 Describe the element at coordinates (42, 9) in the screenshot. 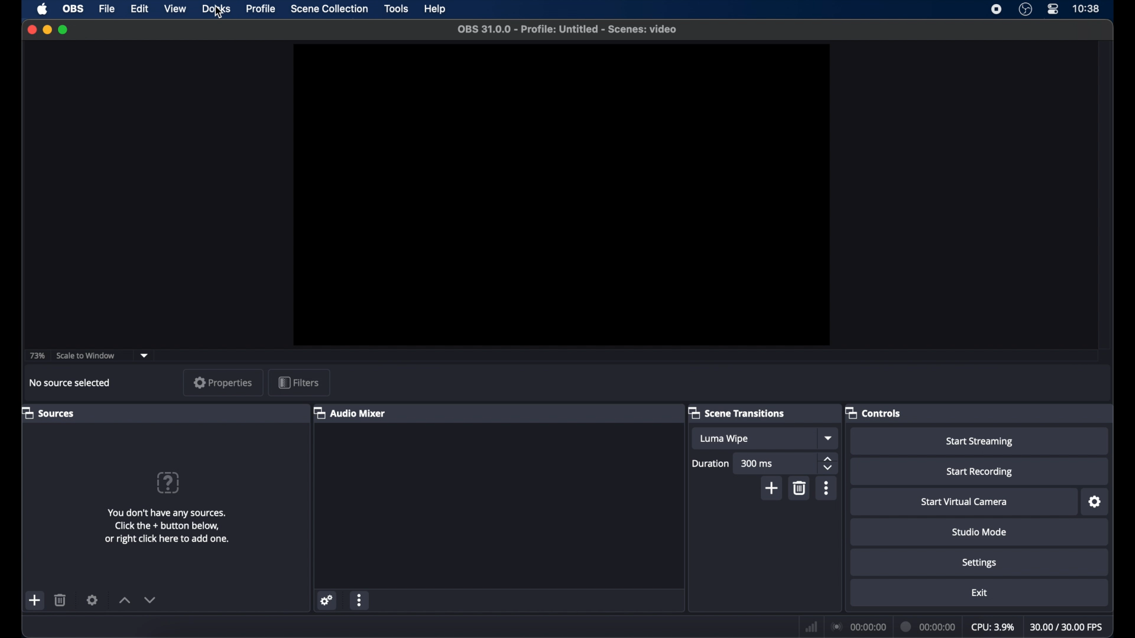

I see `apple icon` at that location.